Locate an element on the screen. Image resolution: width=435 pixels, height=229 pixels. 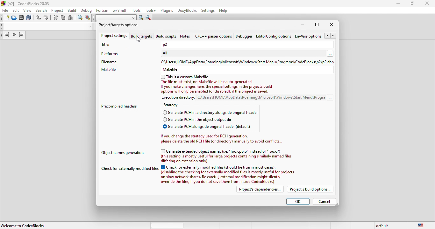
check for extermally modified files is located at coordinates (128, 170).